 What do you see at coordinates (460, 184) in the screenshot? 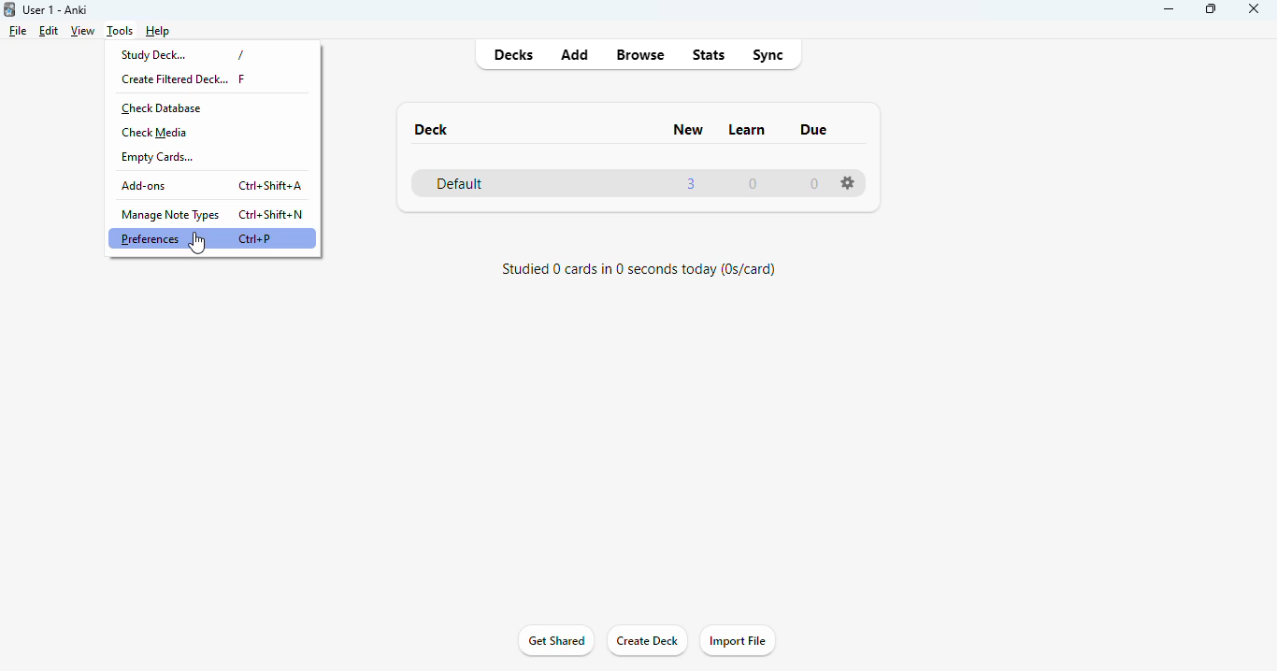
I see `default` at bounding box center [460, 184].